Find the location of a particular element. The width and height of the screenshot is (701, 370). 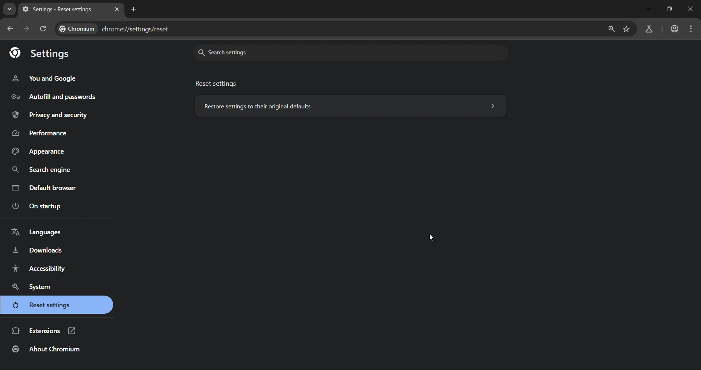

search labs is located at coordinates (647, 29).